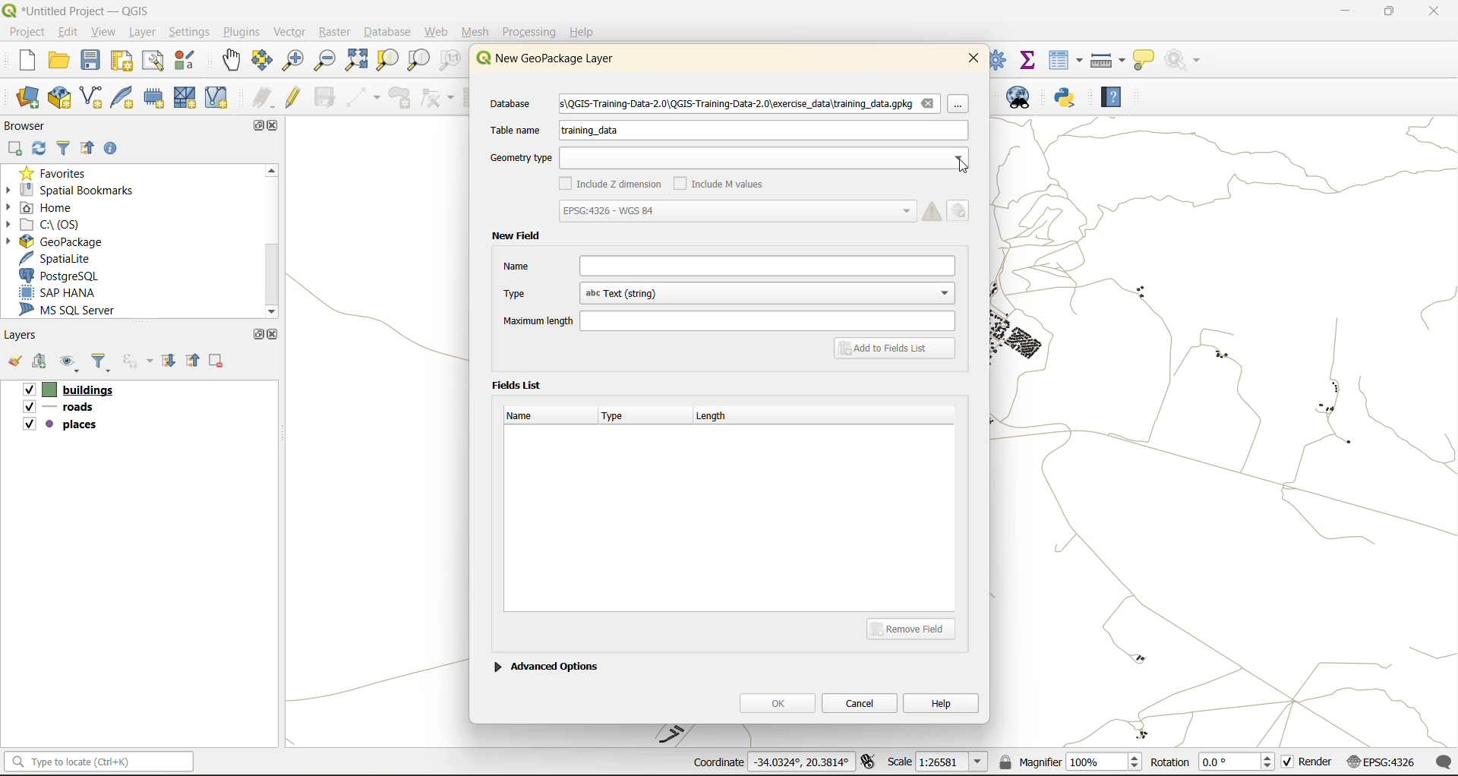 The image size is (1458, 776). Describe the element at coordinates (335, 33) in the screenshot. I see `raster` at that location.